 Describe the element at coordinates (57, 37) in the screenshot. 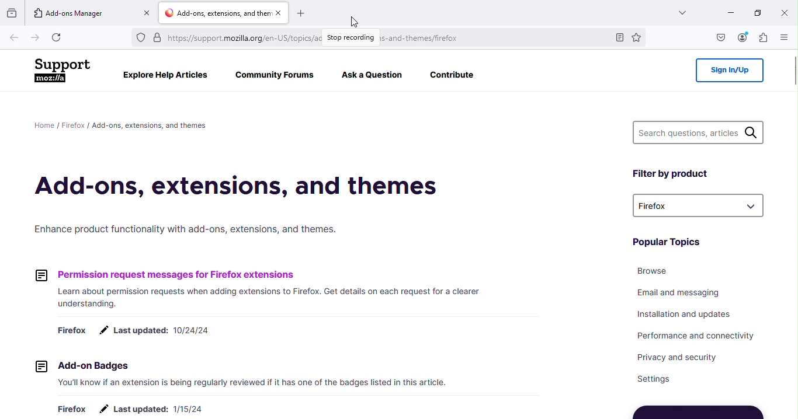

I see `Reload current page` at that location.